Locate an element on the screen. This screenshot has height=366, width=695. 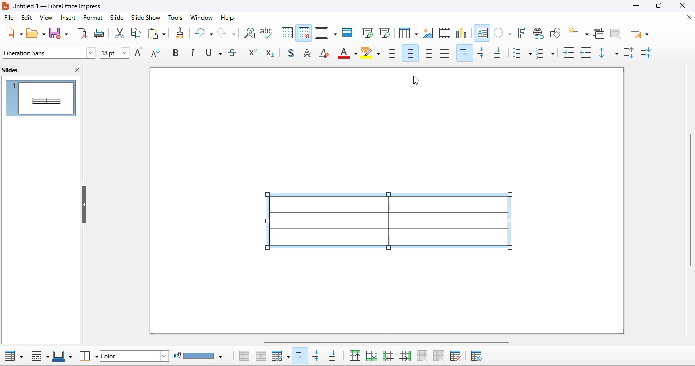
font color is located at coordinates (347, 53).